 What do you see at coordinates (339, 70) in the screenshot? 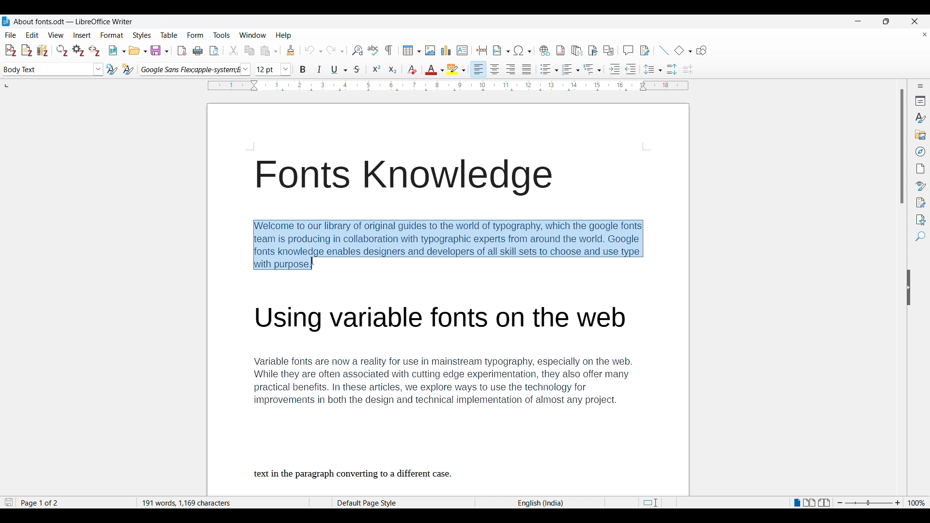
I see `Underline options` at bounding box center [339, 70].